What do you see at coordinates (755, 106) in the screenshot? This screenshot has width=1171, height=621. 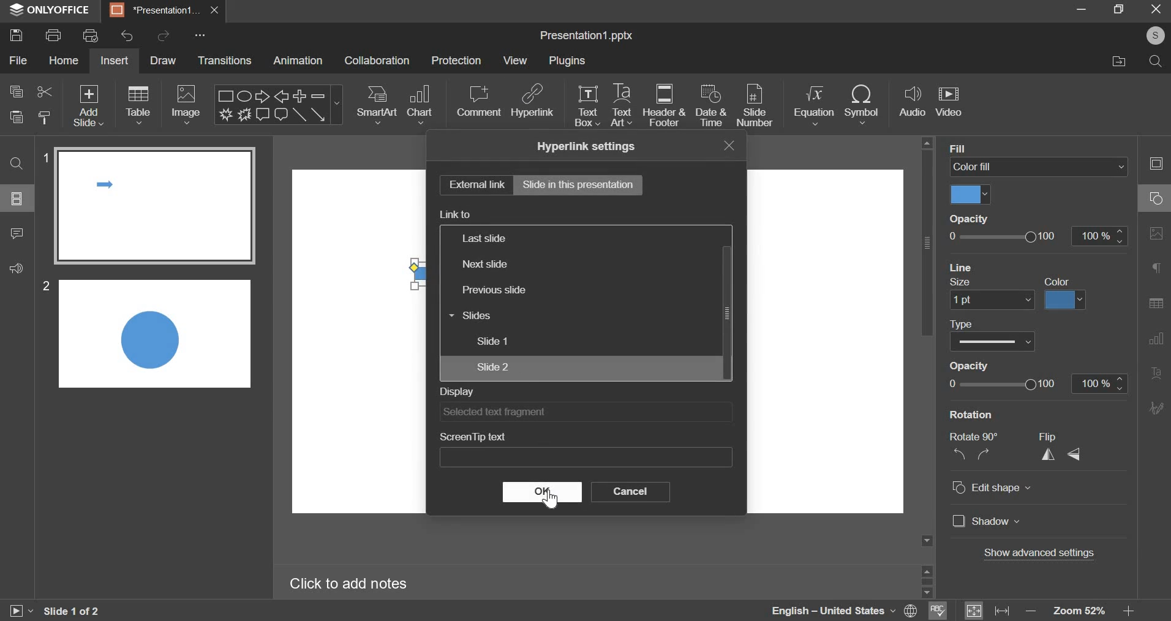 I see `slide number` at bounding box center [755, 106].